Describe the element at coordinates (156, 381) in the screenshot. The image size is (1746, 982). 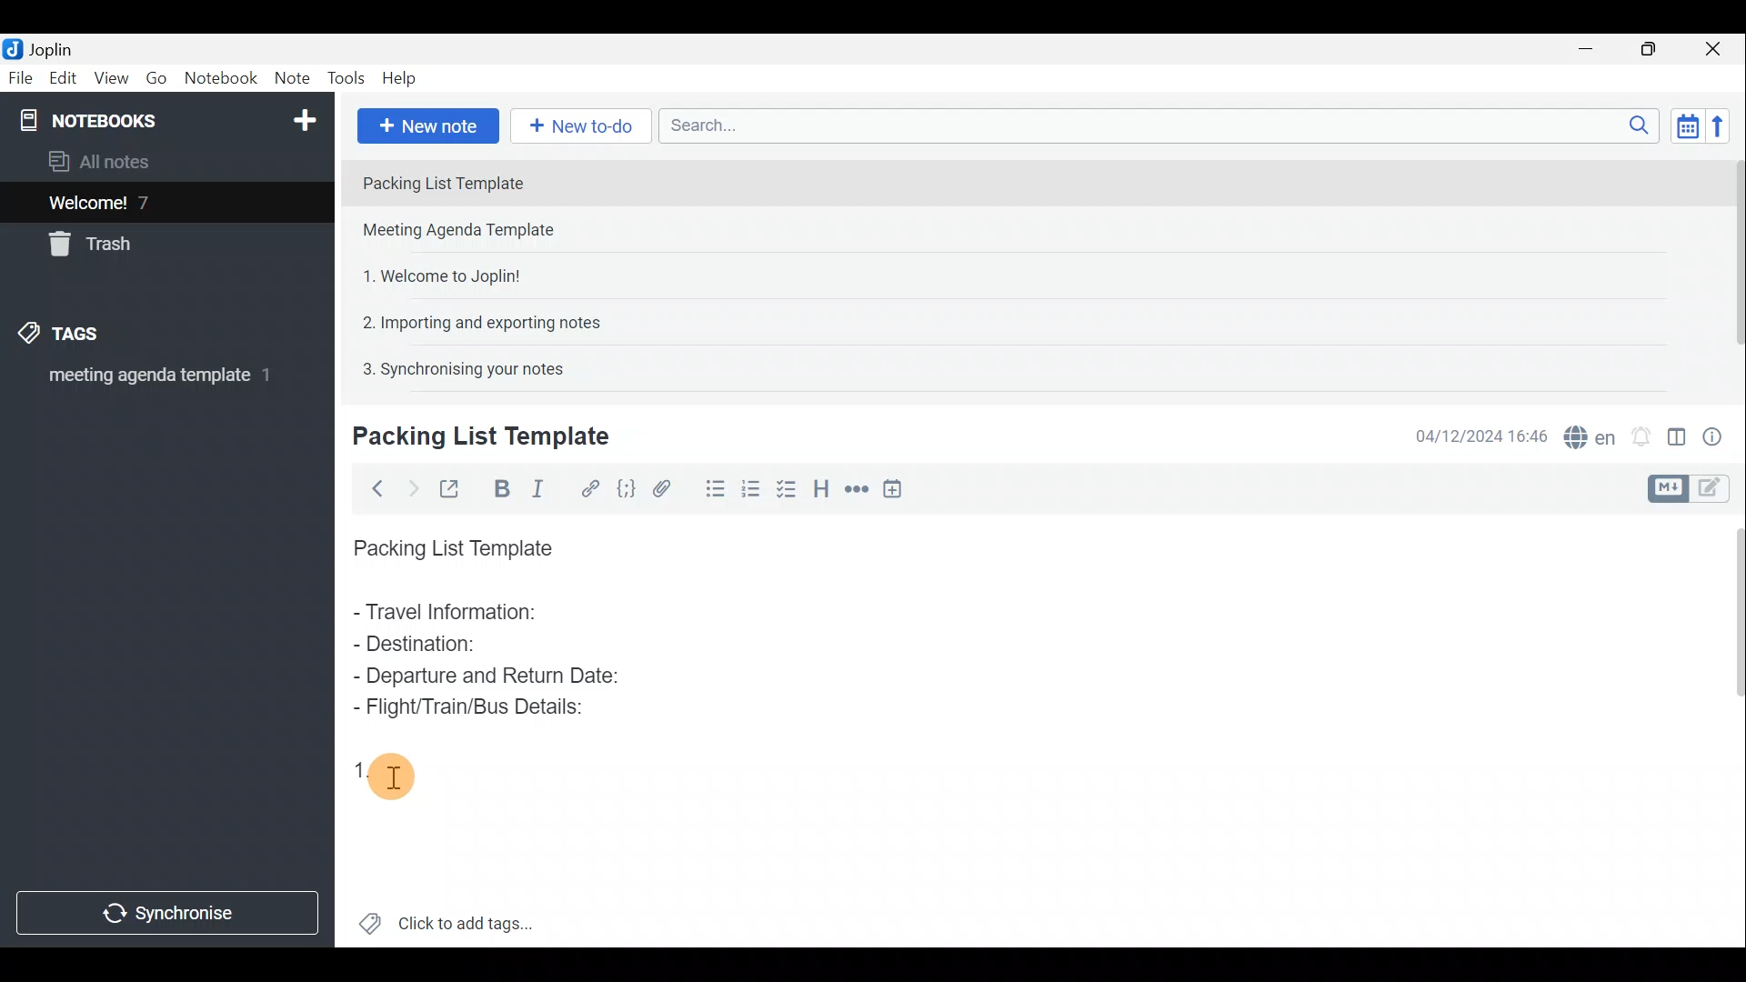
I see `meeting agenda template` at that location.